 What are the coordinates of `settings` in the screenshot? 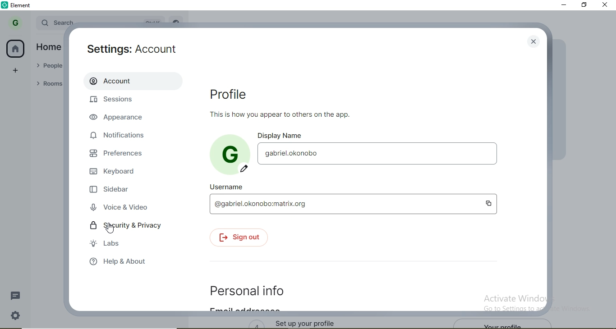 It's located at (16, 314).